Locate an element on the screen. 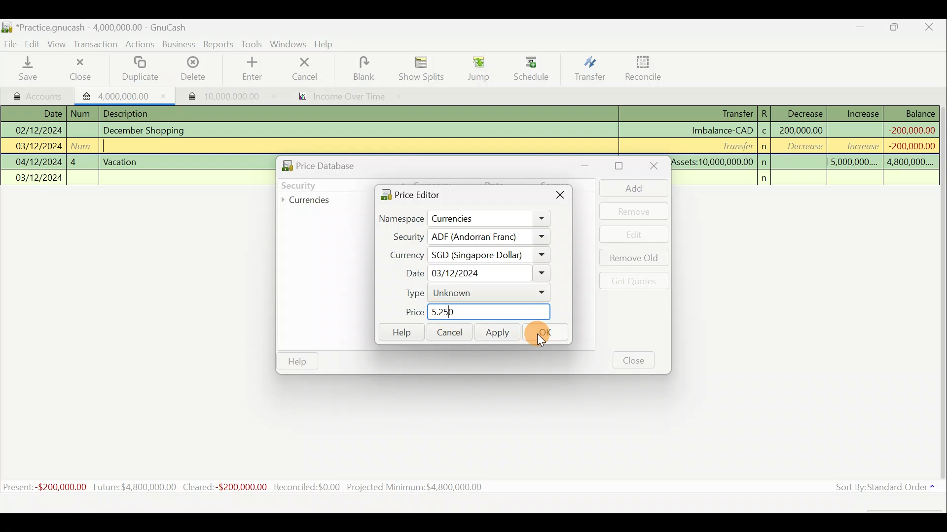  Maximise is located at coordinates (620, 166).